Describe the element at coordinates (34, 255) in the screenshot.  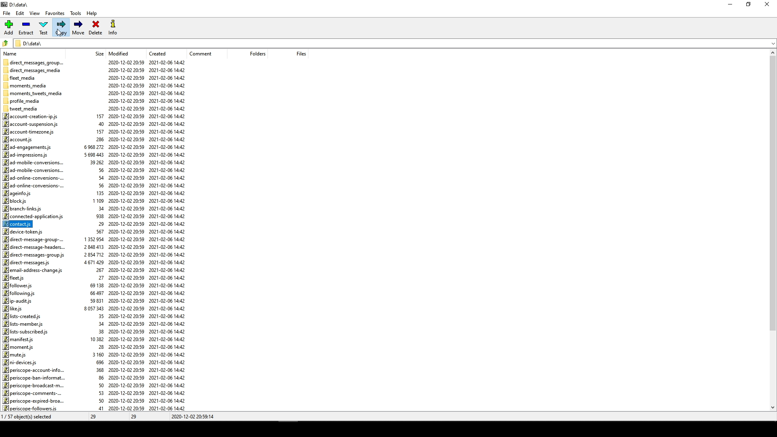
I see `direct-messages-group.js` at that location.